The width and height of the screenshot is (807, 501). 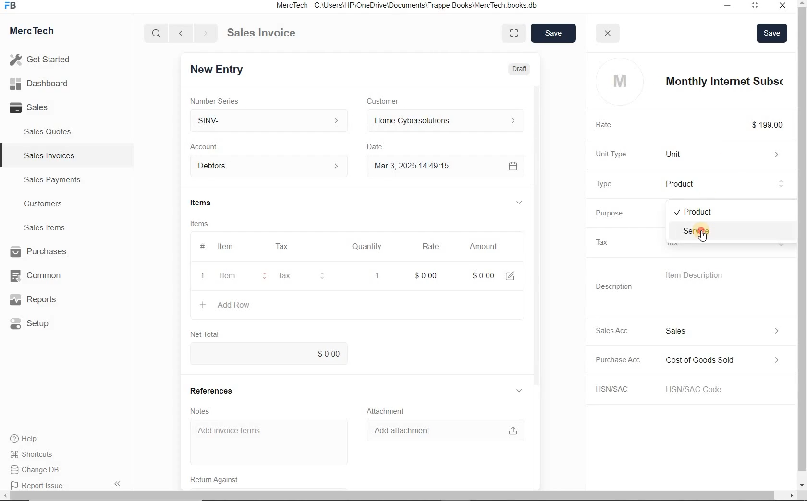 I want to click on $0.00, so click(x=274, y=354).